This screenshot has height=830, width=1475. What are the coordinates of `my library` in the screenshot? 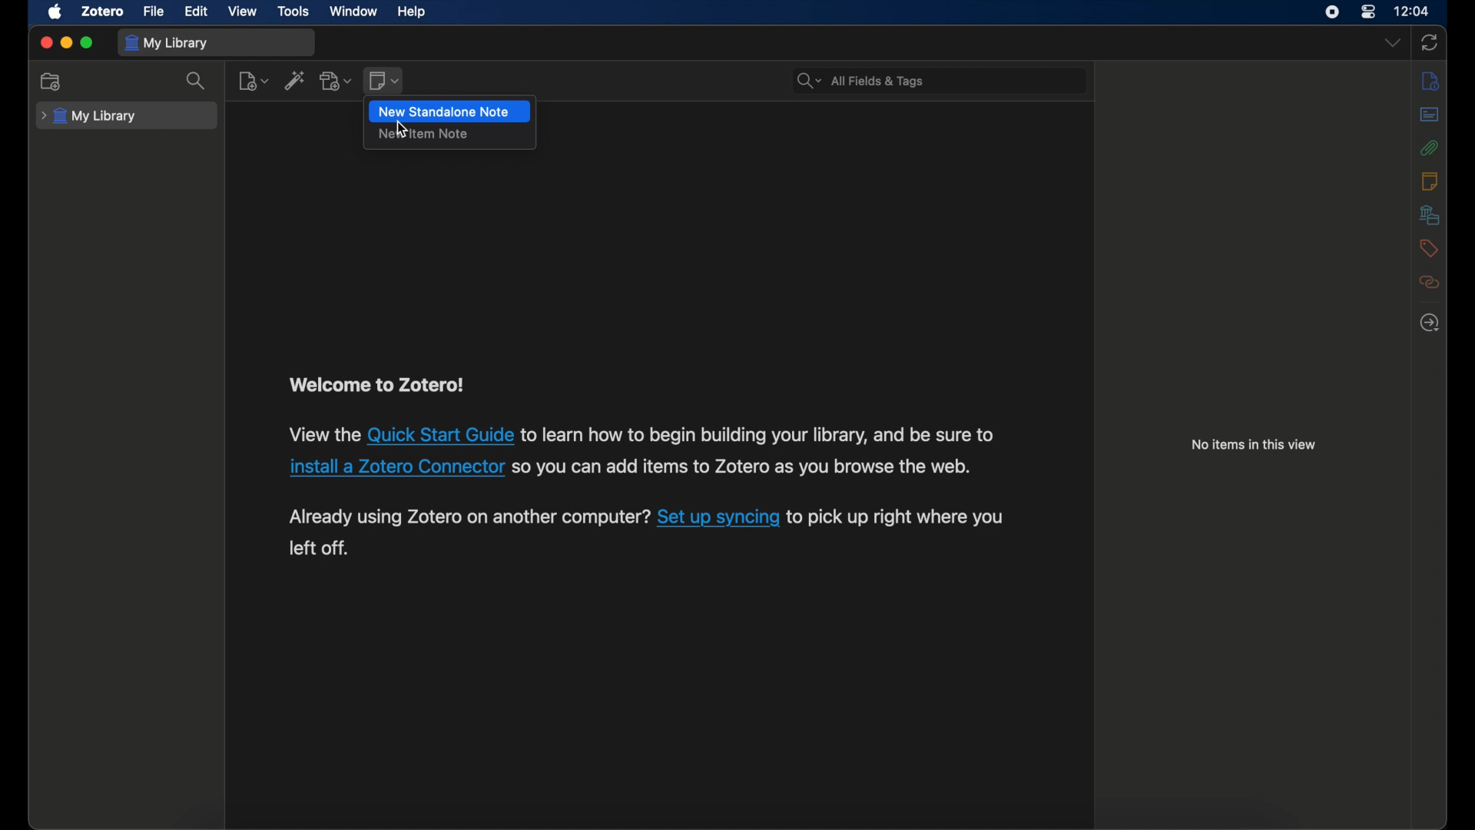 It's located at (167, 43).